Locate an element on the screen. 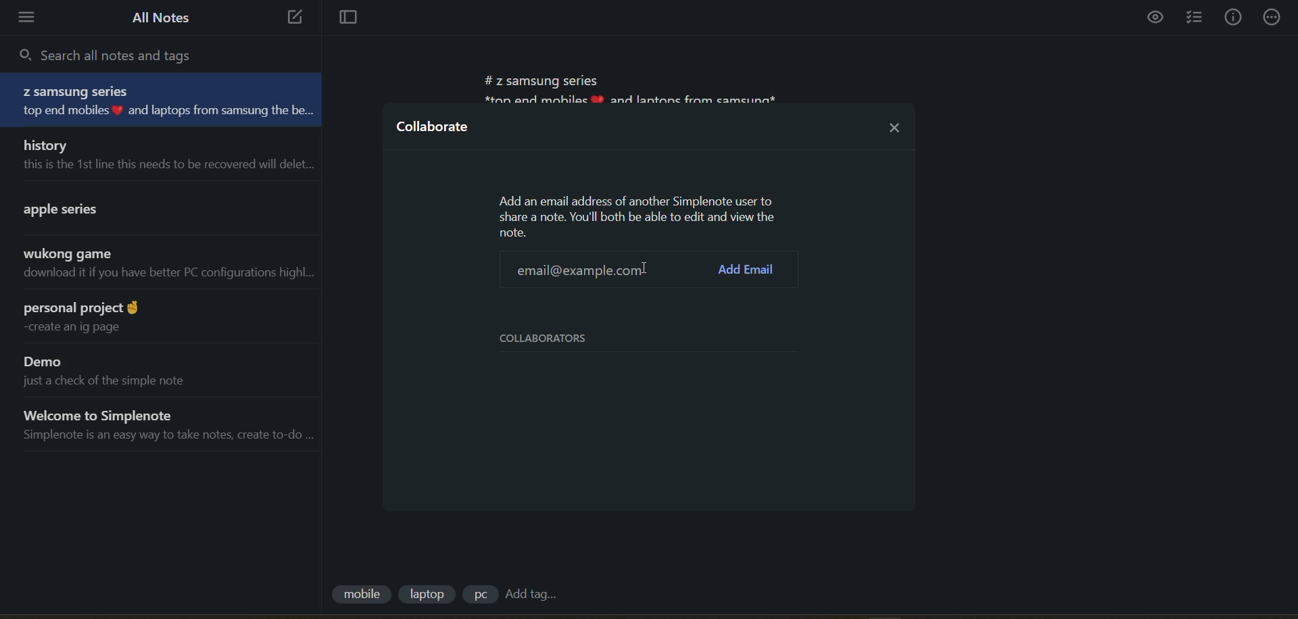 The width and height of the screenshot is (1298, 619). actions is located at coordinates (1275, 16).